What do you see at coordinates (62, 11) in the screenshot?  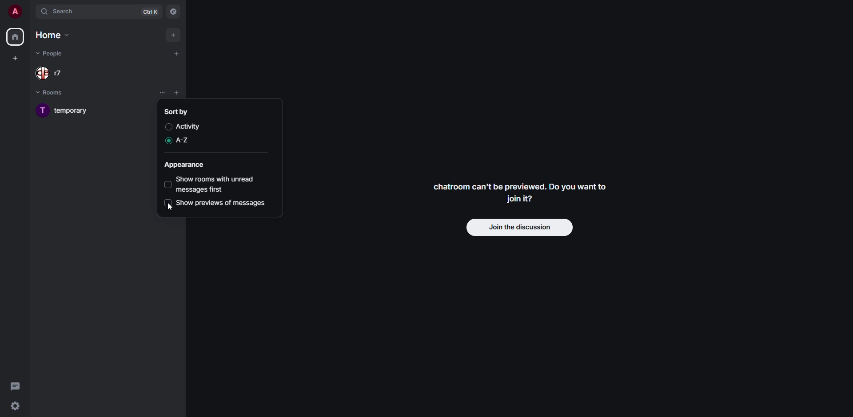 I see `search` at bounding box center [62, 11].